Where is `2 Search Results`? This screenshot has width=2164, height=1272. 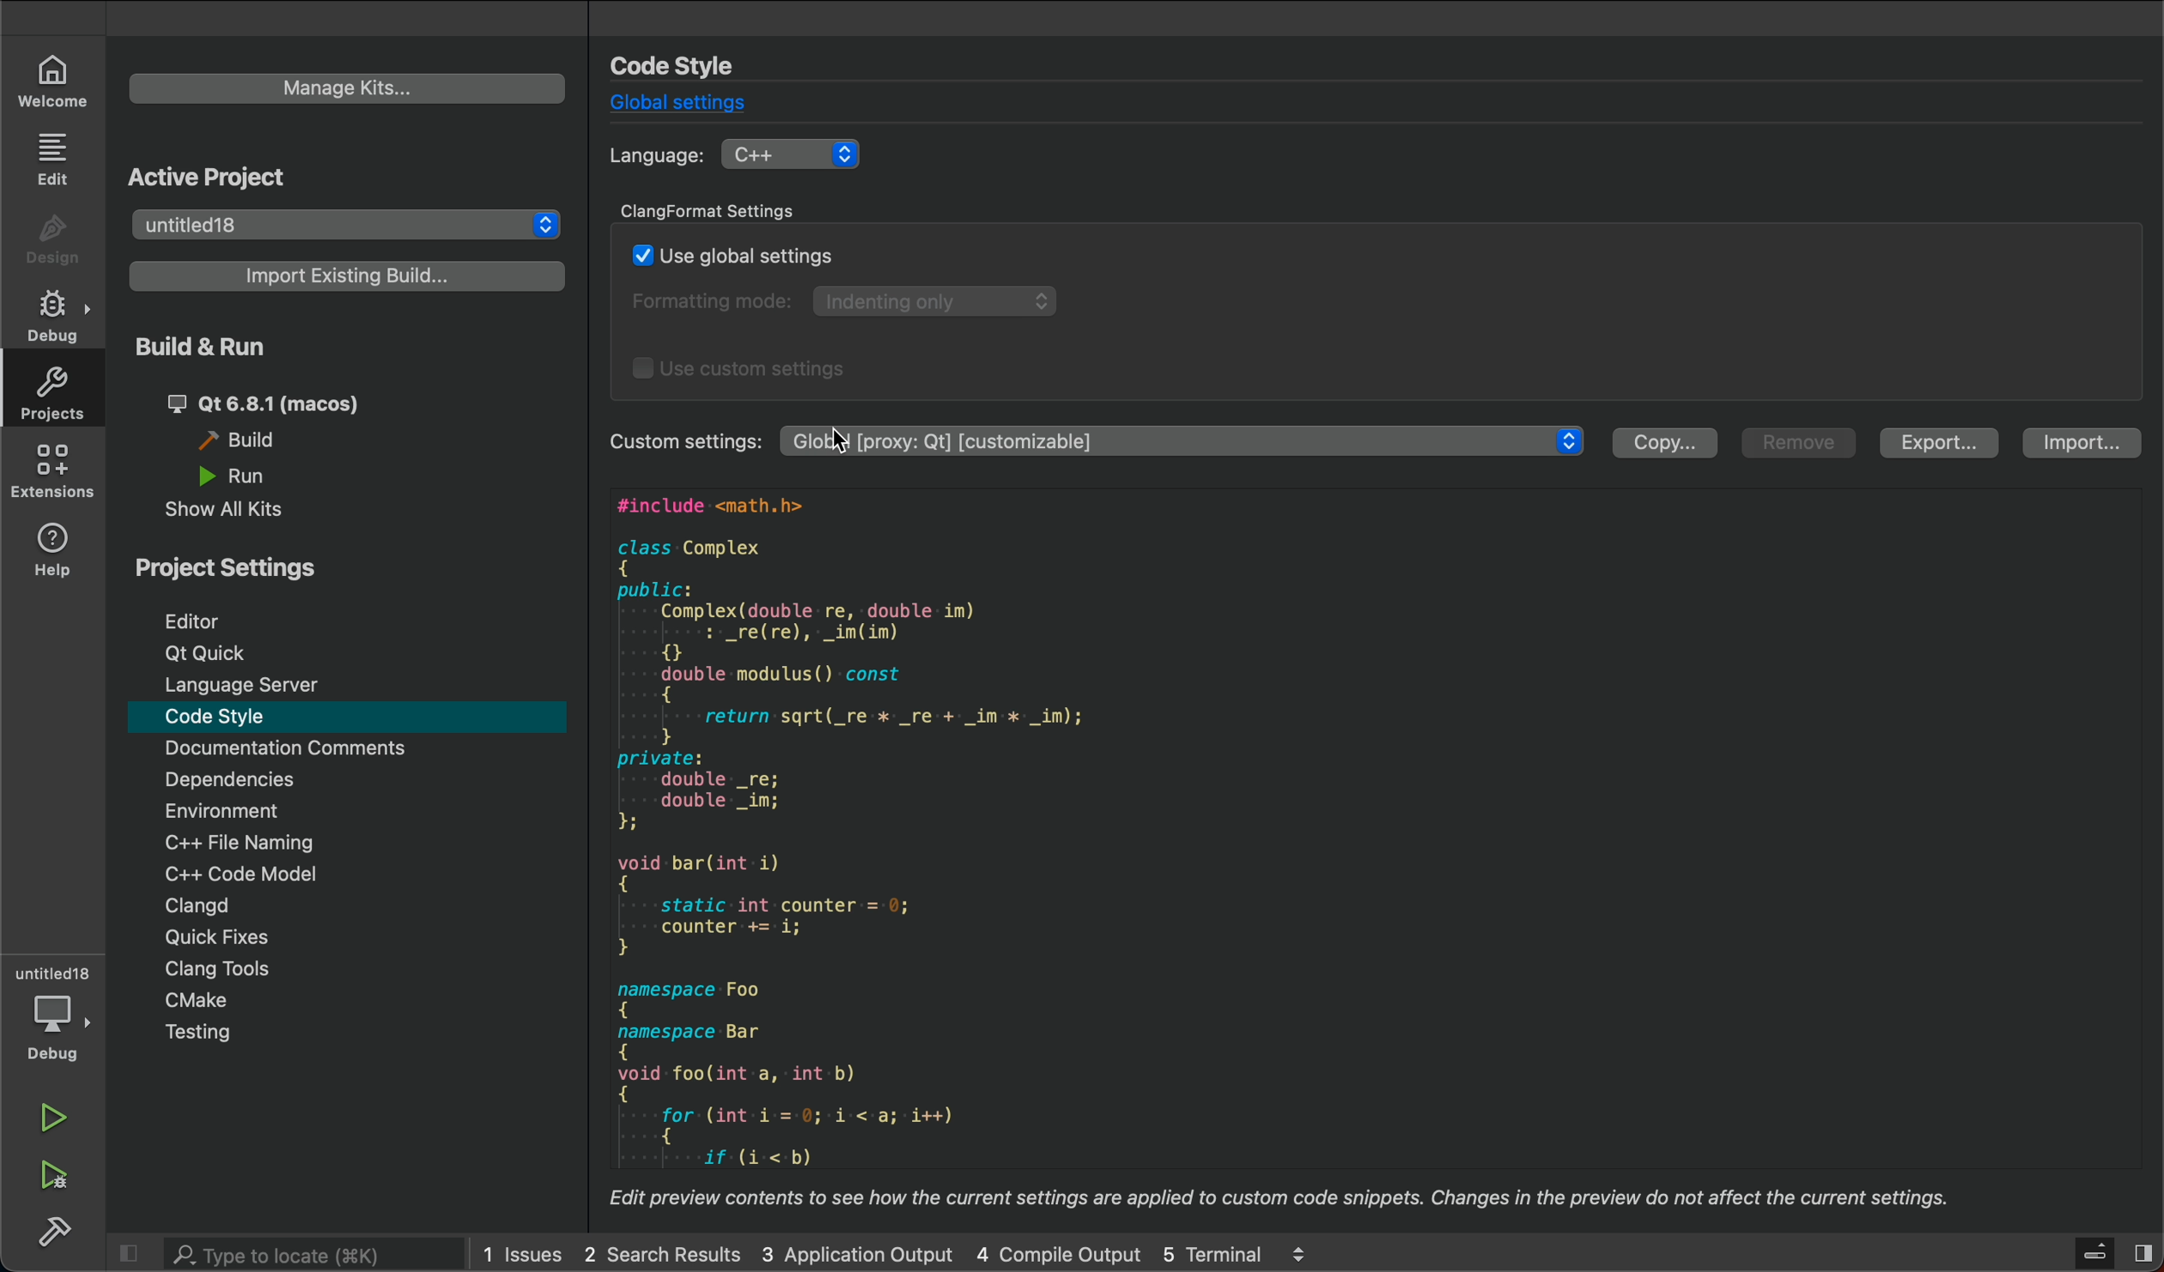 2 Search Results is located at coordinates (660, 1251).